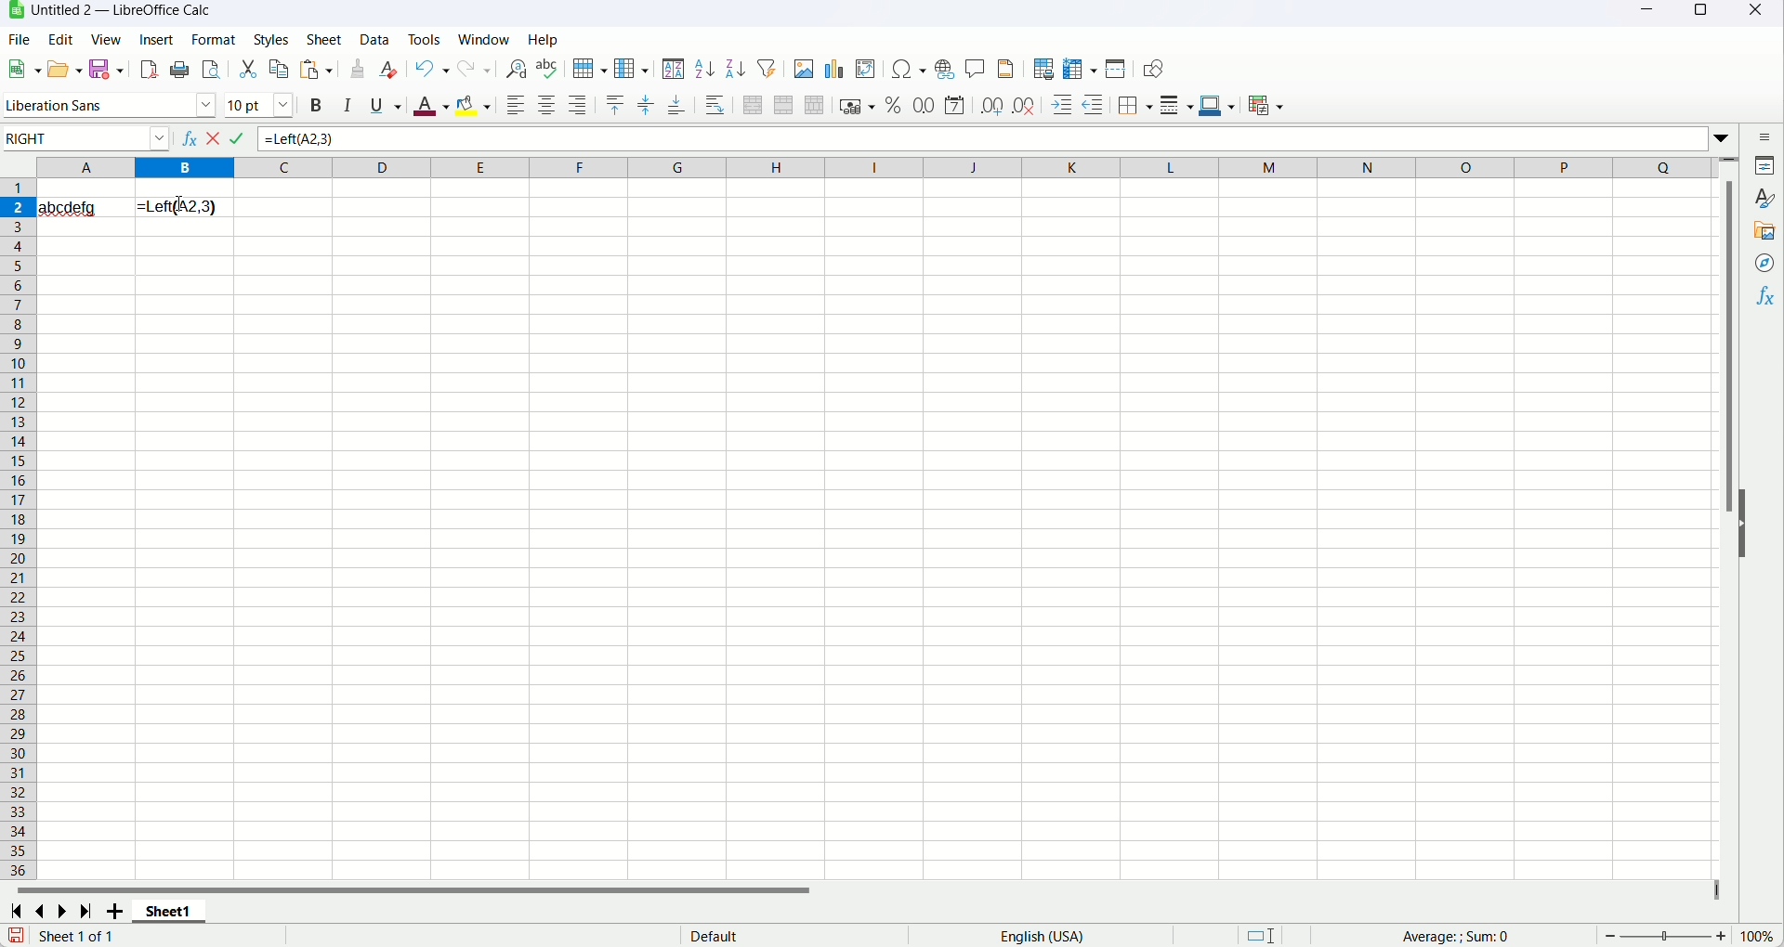  What do you see at coordinates (327, 39) in the screenshot?
I see `sheet` at bounding box center [327, 39].